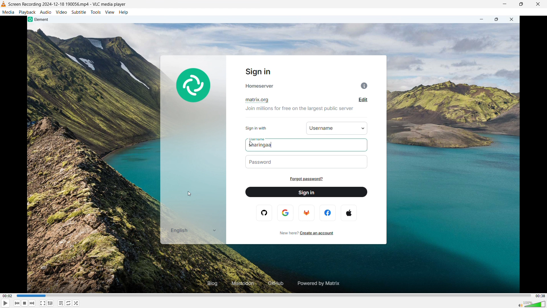  What do you see at coordinates (79, 12) in the screenshot?
I see `subtitle` at bounding box center [79, 12].